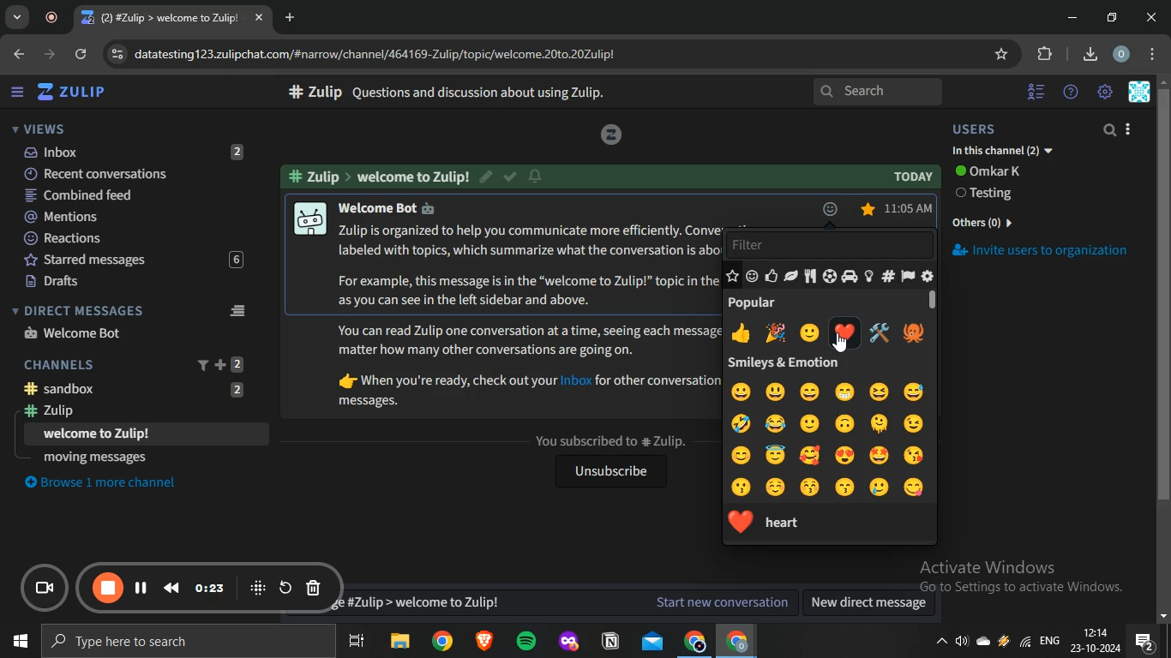 The image size is (1171, 658). What do you see at coordinates (608, 473) in the screenshot?
I see `unsubscribe` at bounding box center [608, 473].